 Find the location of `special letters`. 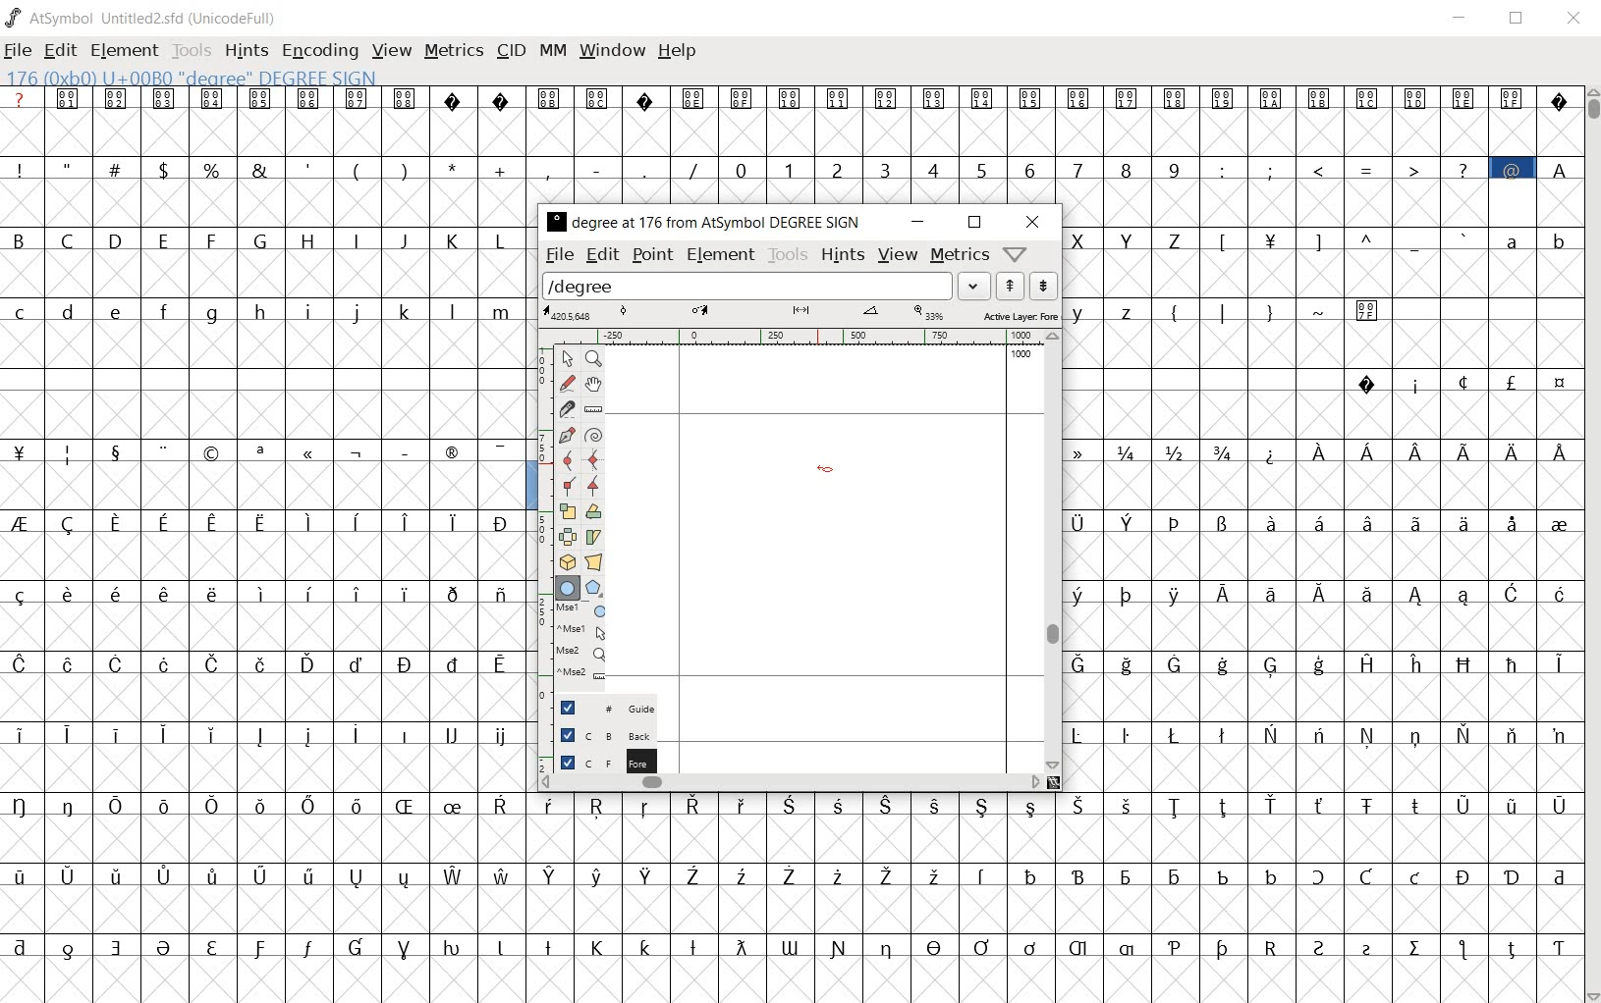

special letters is located at coordinates (262, 803).